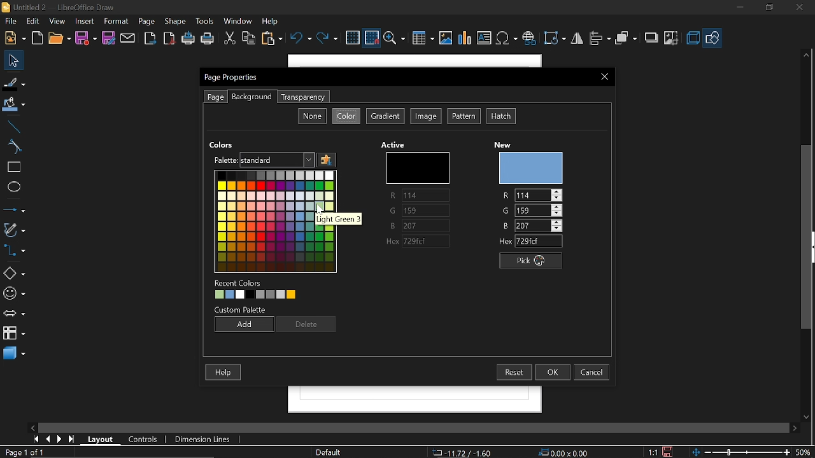  I want to click on B, so click(532, 225).